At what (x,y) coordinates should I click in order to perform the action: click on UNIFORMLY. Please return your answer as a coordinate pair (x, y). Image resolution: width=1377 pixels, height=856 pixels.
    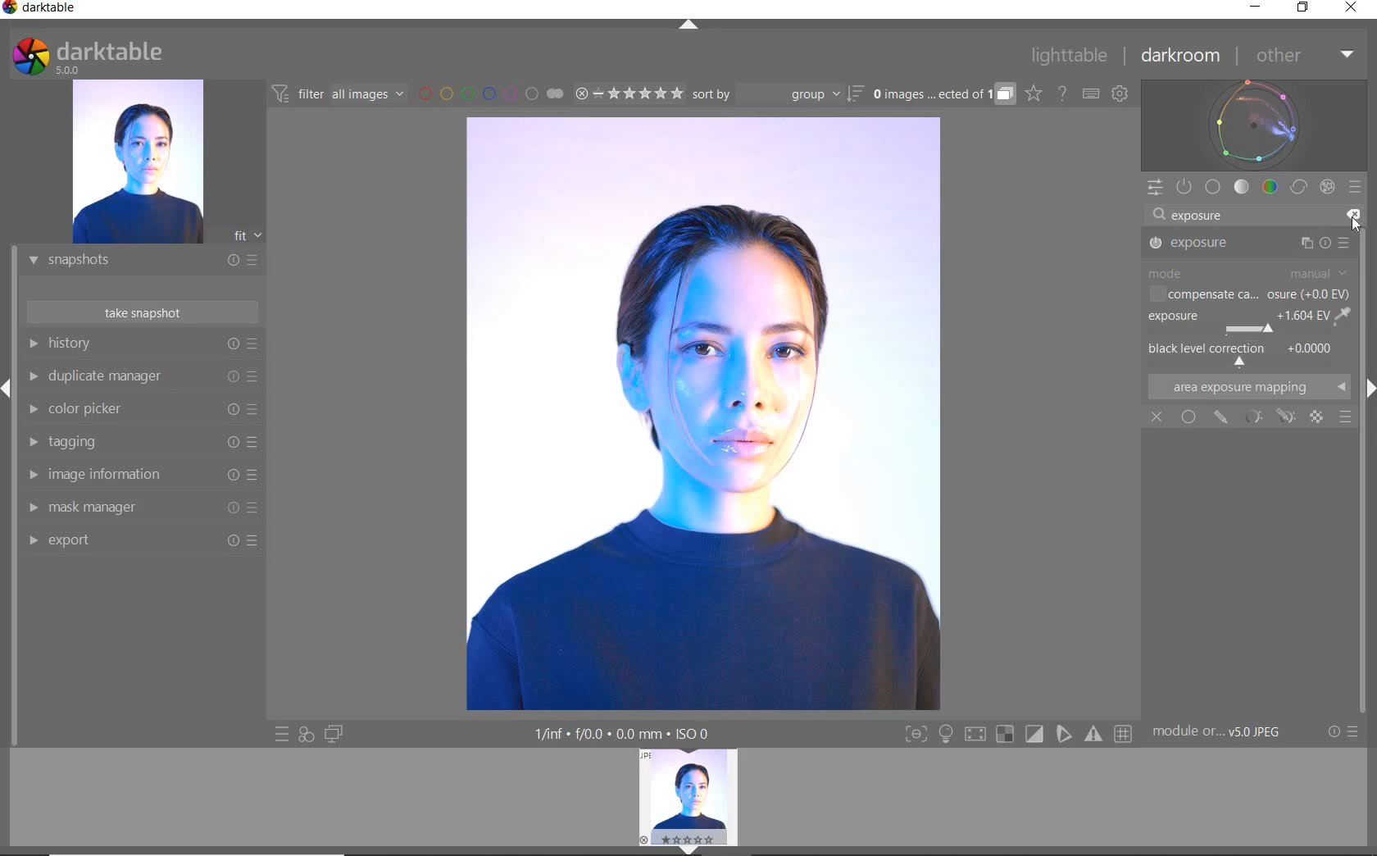
    Looking at the image, I should click on (1188, 417).